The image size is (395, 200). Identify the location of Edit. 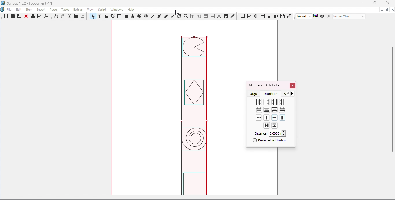
(19, 10).